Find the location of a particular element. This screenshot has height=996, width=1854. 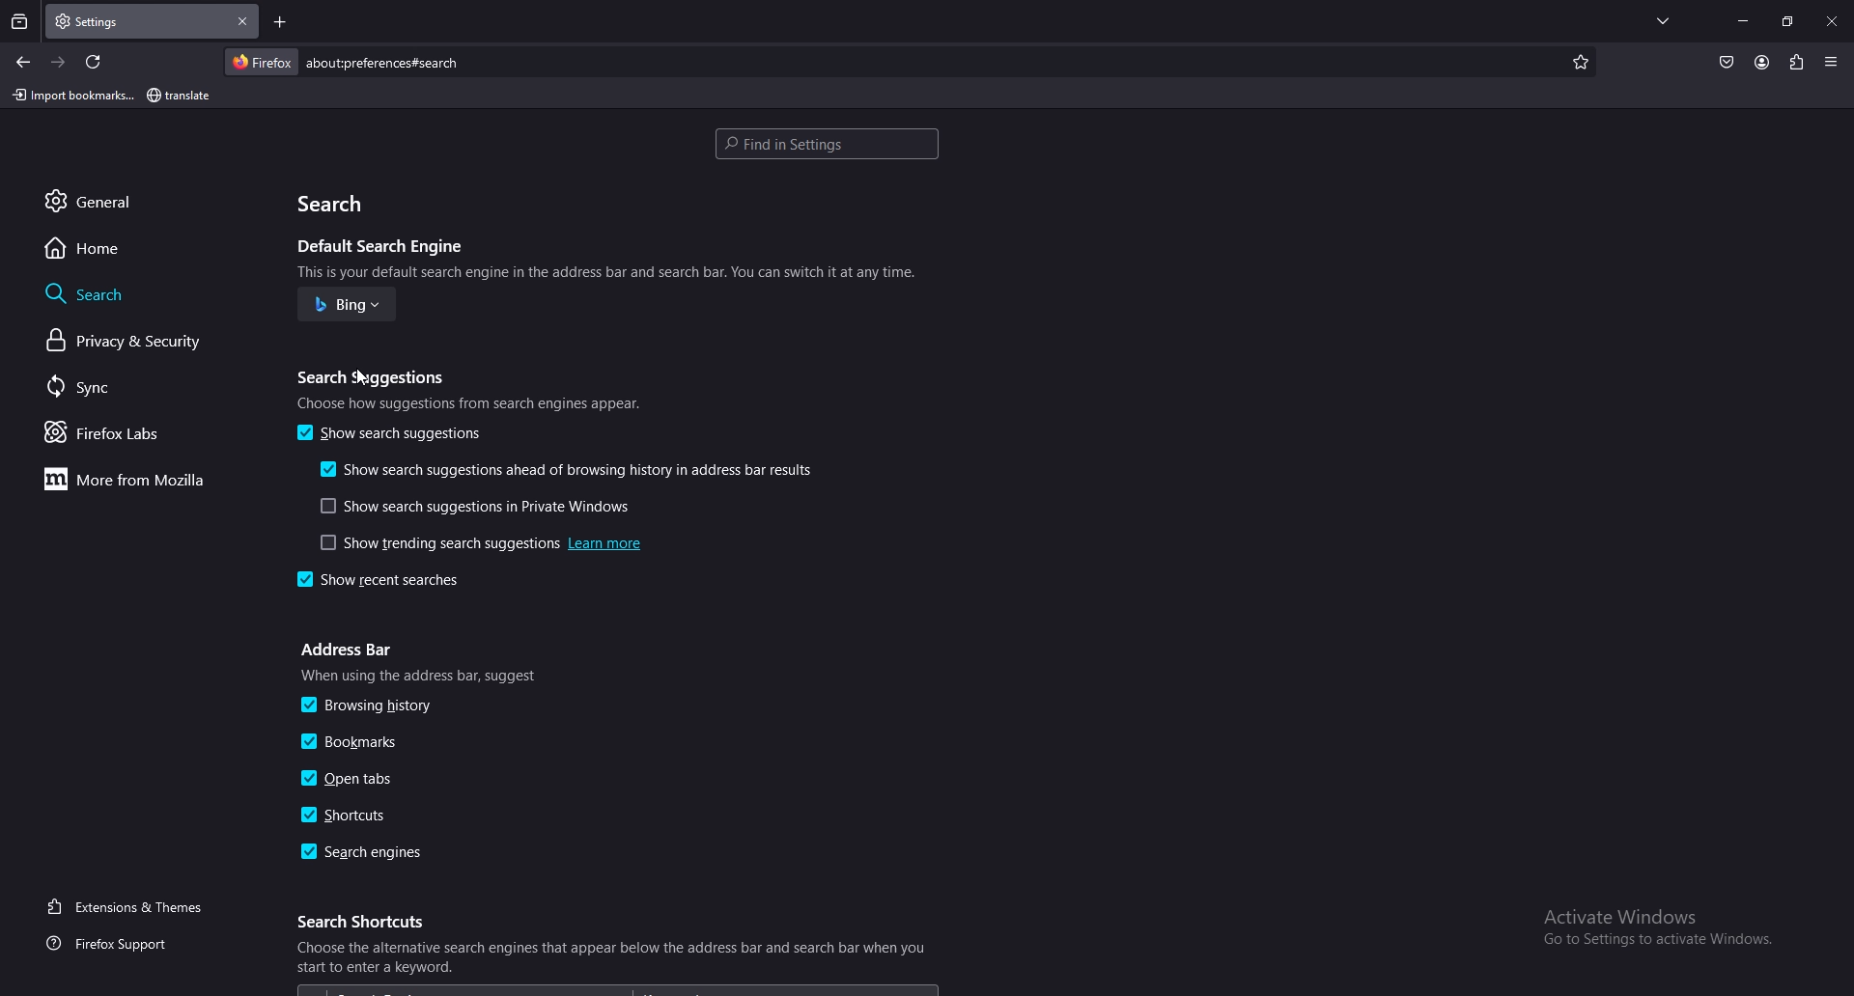

more from mozilla is located at coordinates (138, 480).